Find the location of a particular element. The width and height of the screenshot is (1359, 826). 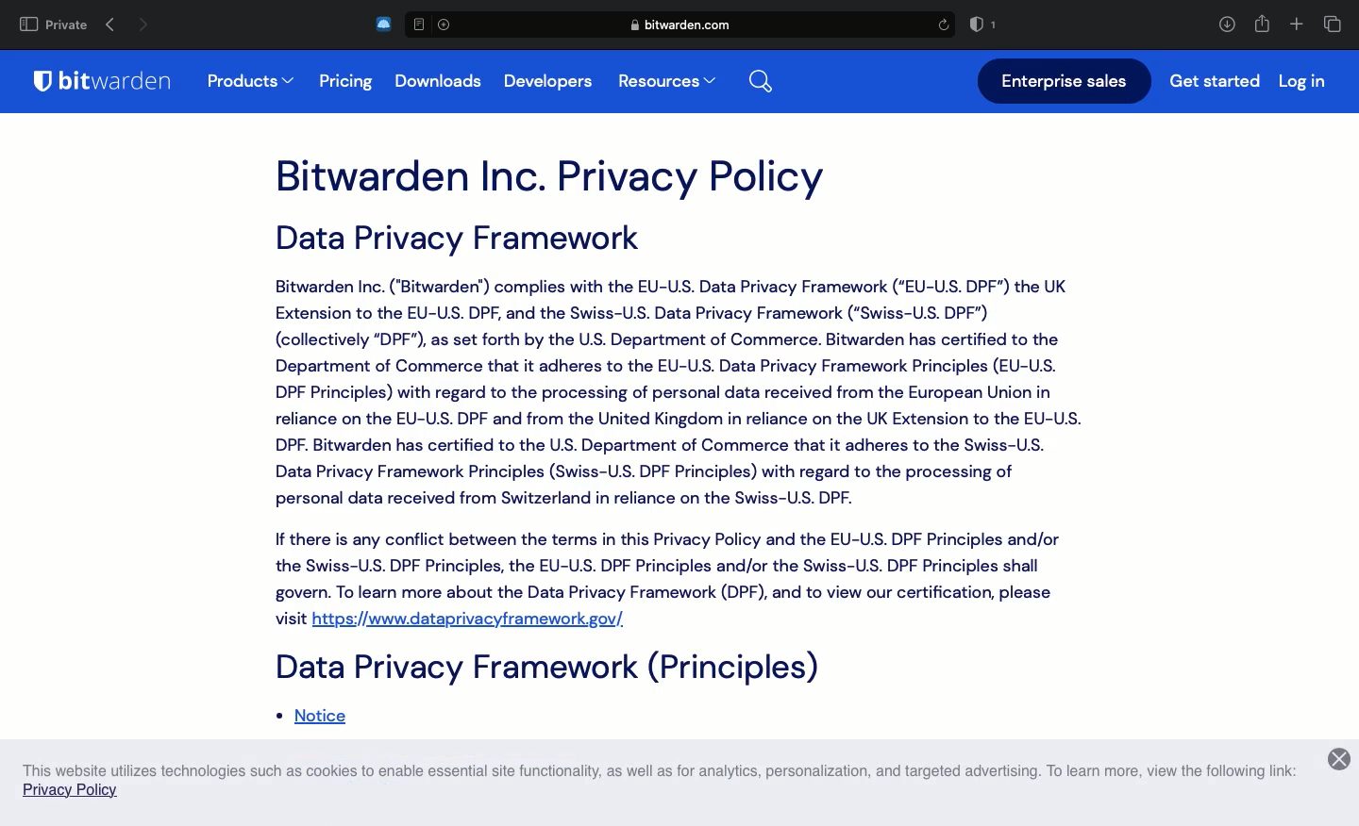

This website utilizes technologies such as cookies to enable essential site functionality, as well as for analytics, personalization, and targeted advertising. To learn more, view the following link:
Privacy Policy. is located at coordinates (656, 784).